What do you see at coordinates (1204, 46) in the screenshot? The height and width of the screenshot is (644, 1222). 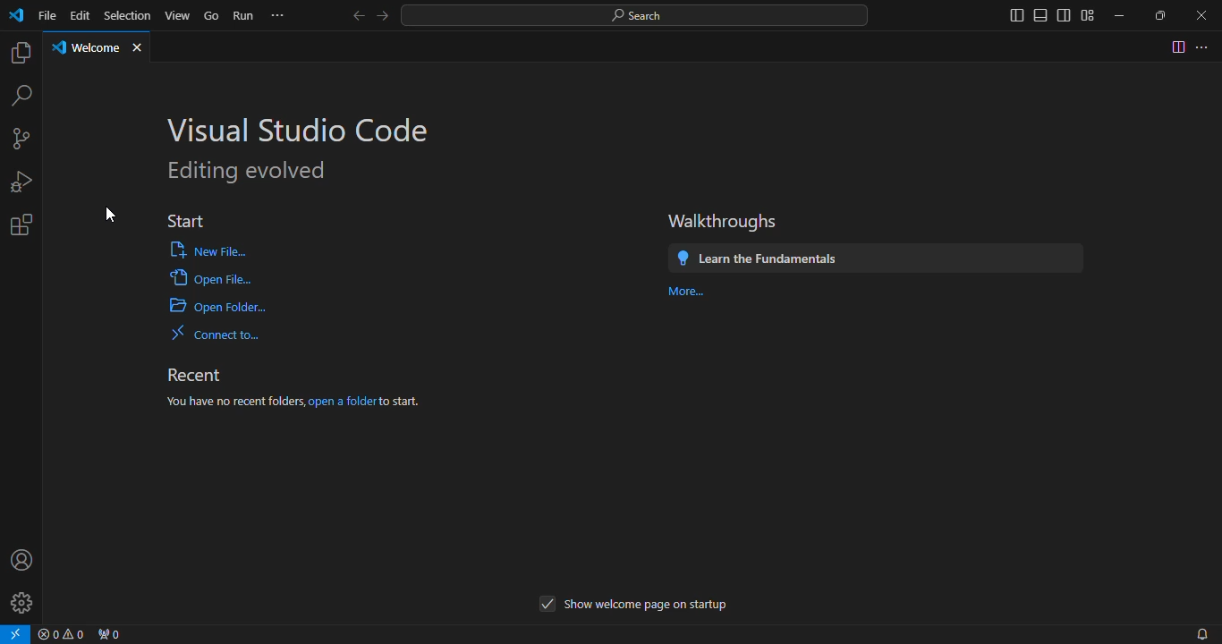 I see `more options` at bounding box center [1204, 46].